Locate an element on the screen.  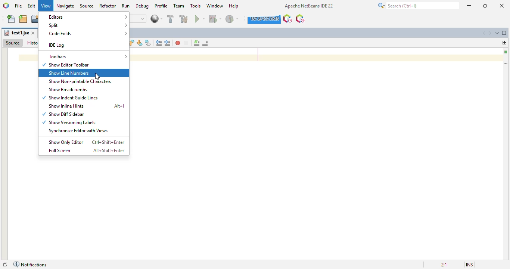
profile project is located at coordinates (233, 19).